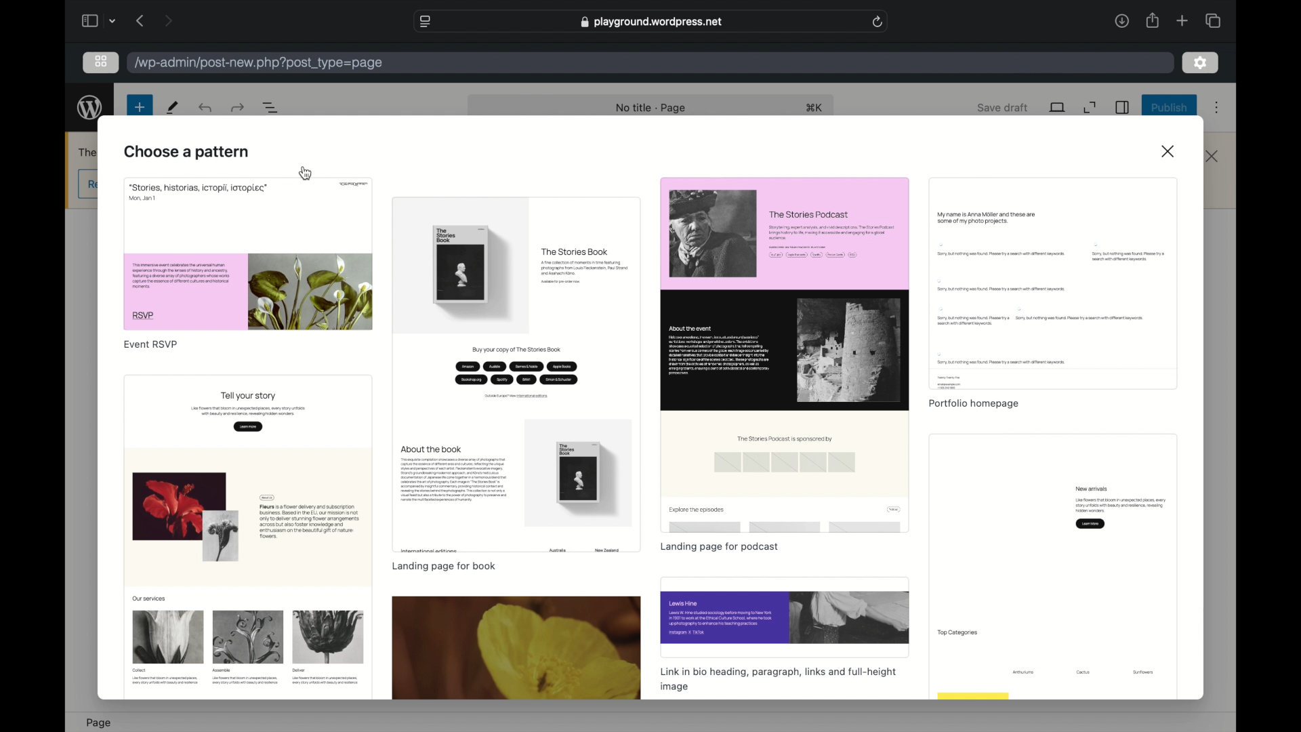 The height and width of the screenshot is (732, 1301). I want to click on publish, so click(1168, 108).